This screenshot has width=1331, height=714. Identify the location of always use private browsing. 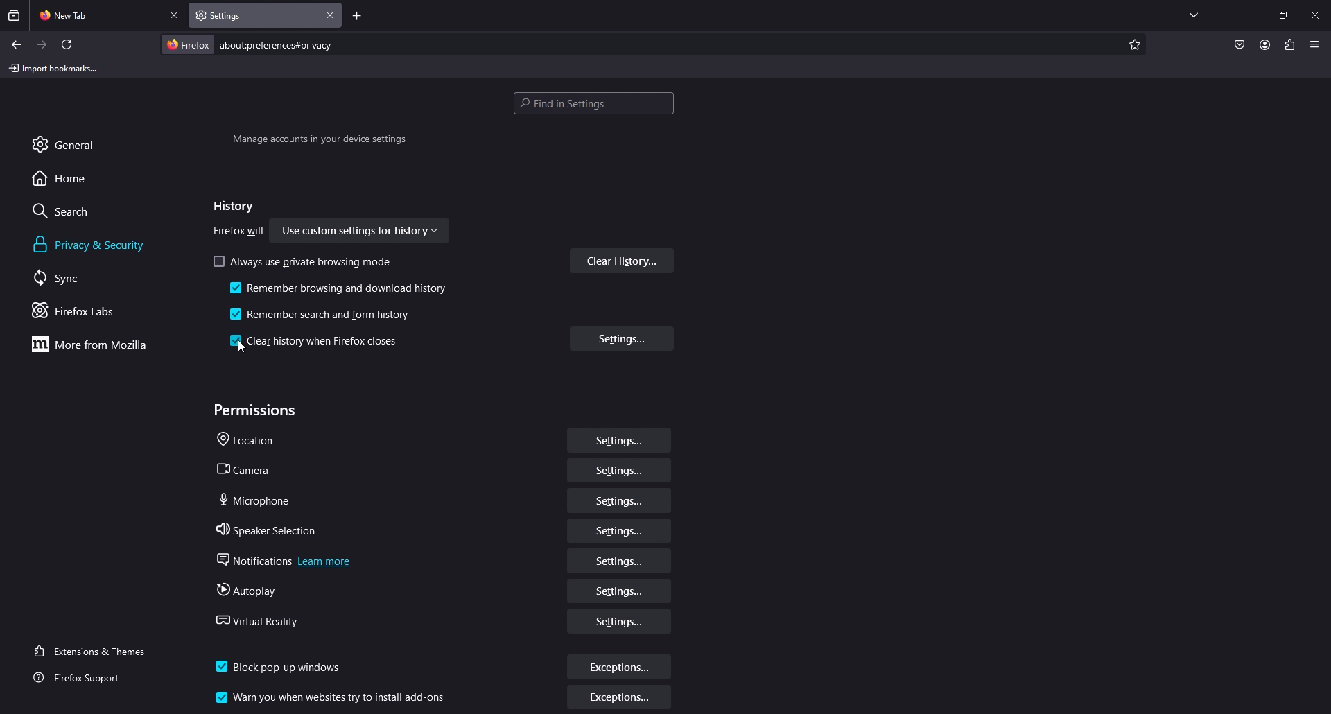
(305, 261).